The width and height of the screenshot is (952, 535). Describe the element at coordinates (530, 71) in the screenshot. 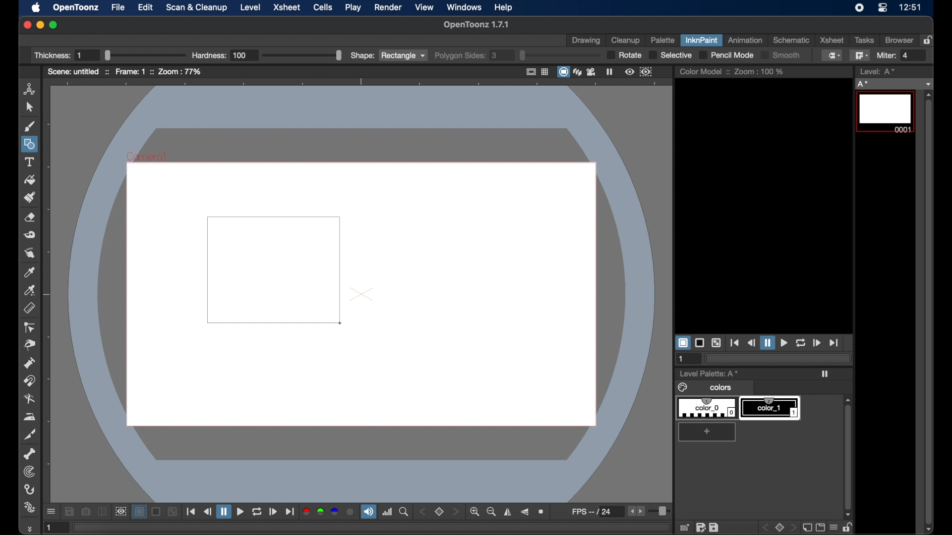

I see `safe area` at that location.